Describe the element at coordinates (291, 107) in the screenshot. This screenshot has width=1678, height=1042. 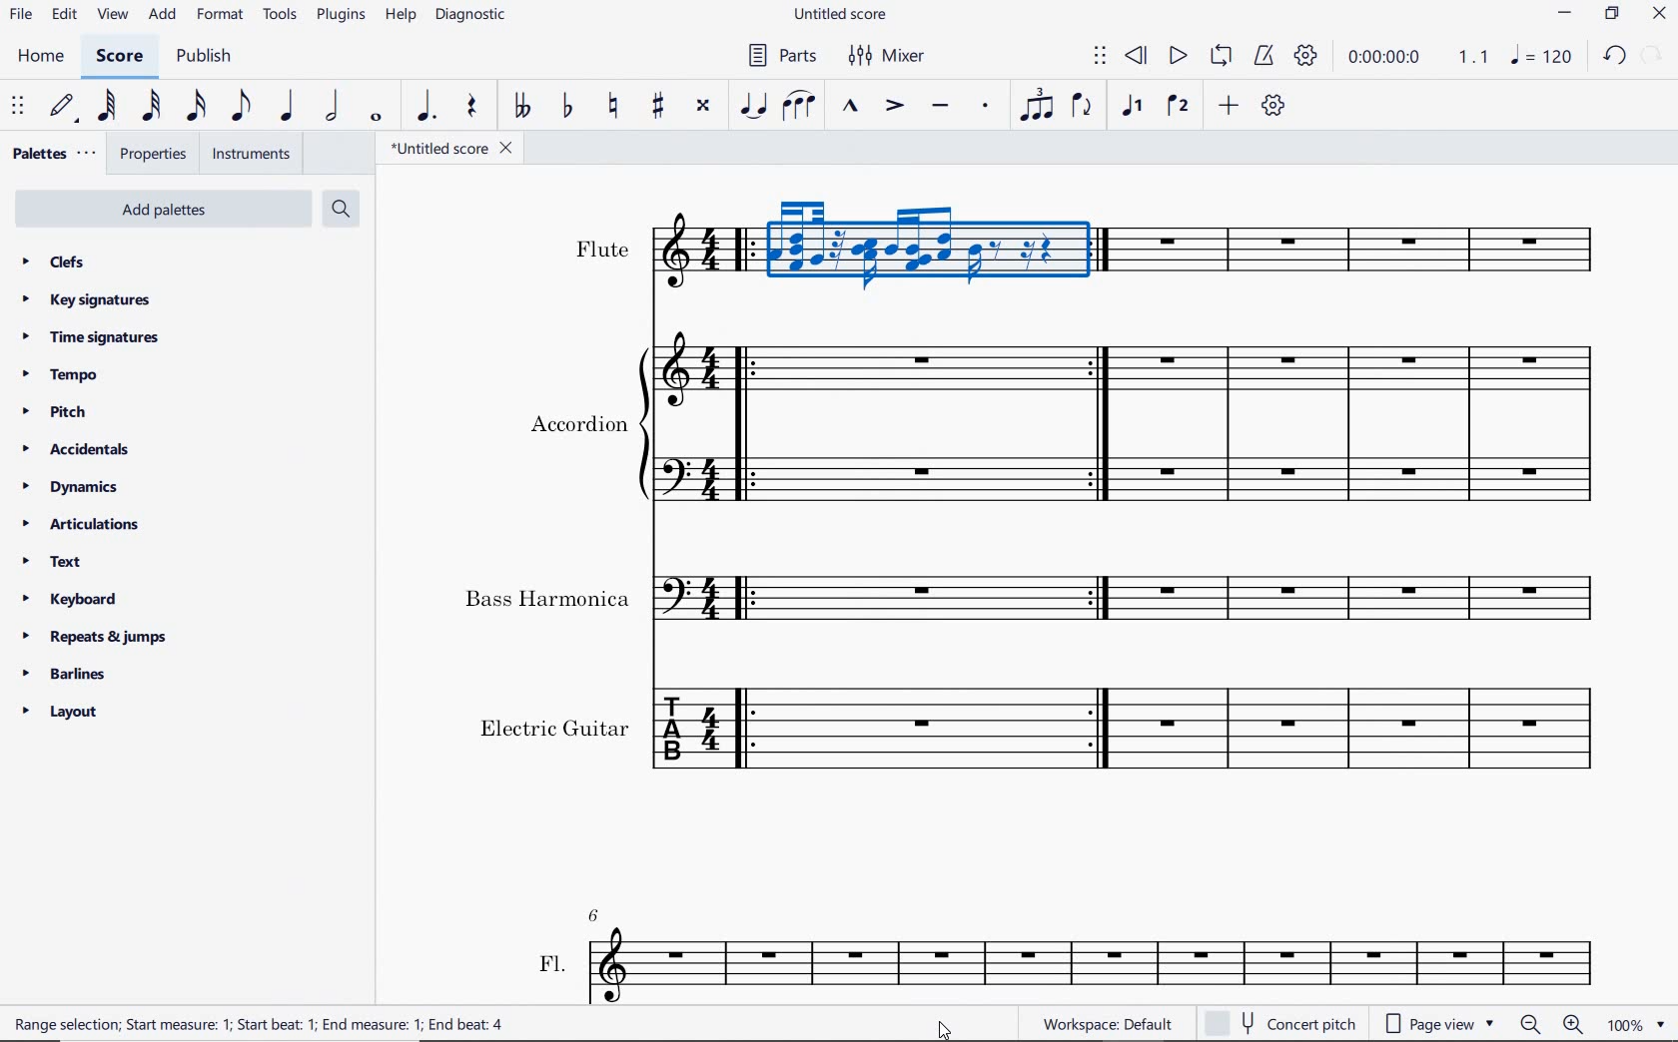
I see `quarter note` at that location.